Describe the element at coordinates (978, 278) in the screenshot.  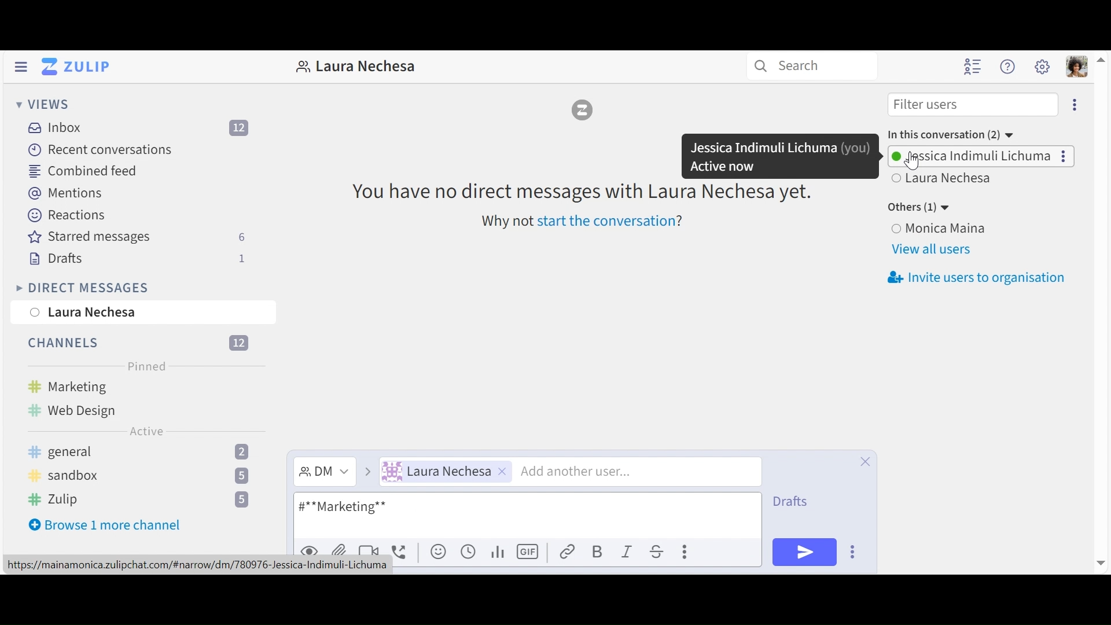
I see `invite users to organisation` at that location.